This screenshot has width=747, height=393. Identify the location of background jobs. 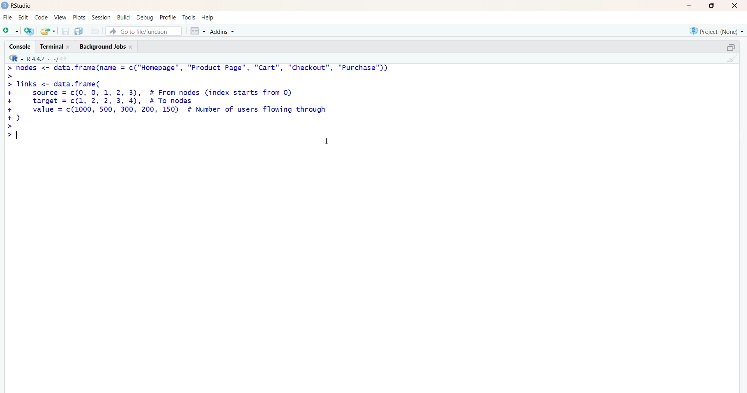
(108, 47).